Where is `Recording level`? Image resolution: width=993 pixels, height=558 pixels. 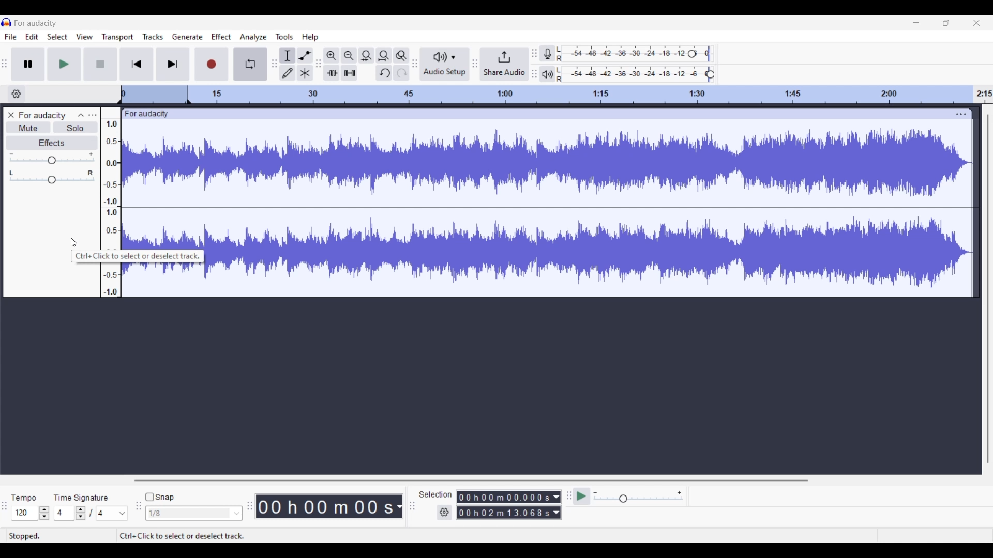
Recording level is located at coordinates (624, 54).